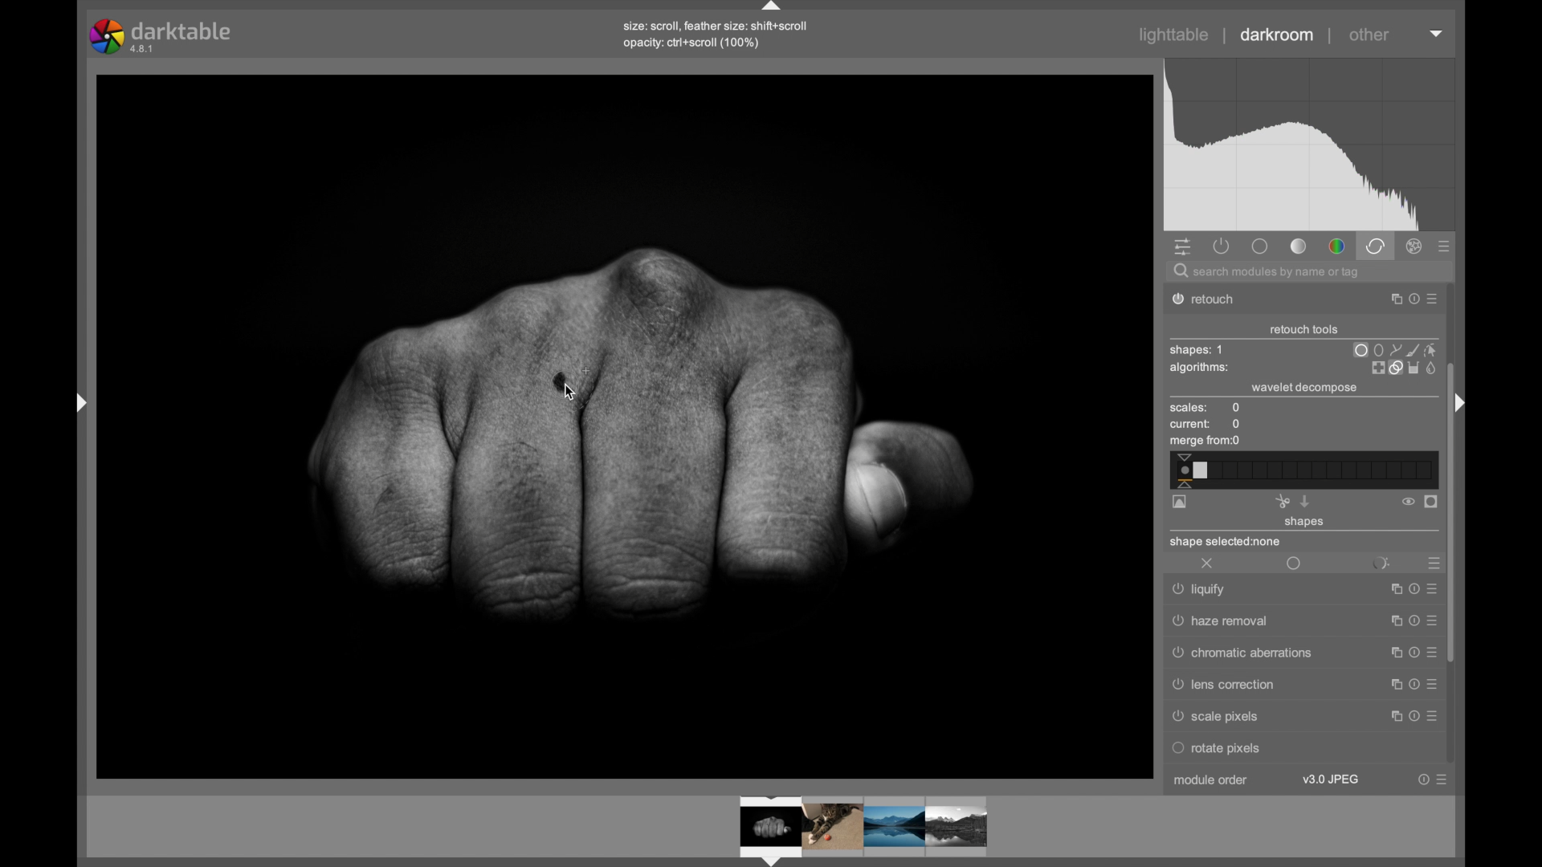  I want to click on v3.0 JPEG, so click(1331, 779).